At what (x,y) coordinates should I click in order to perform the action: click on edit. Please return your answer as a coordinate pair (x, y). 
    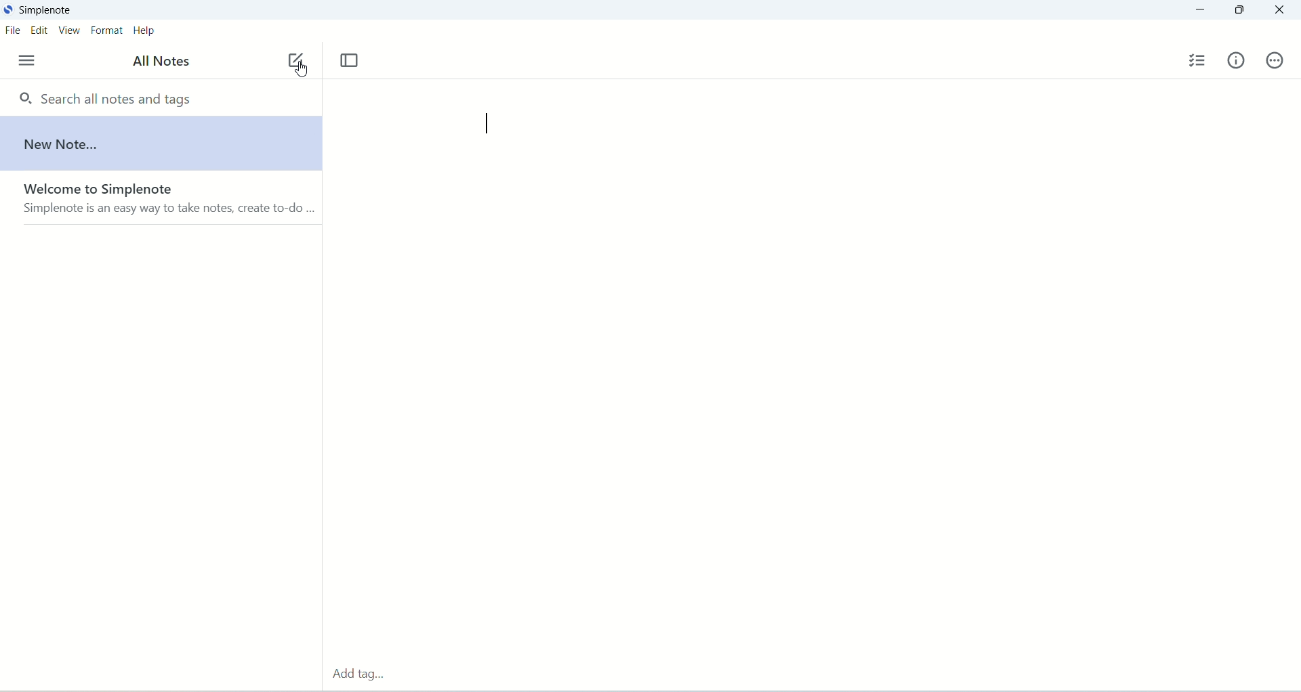
    Looking at the image, I should click on (39, 30).